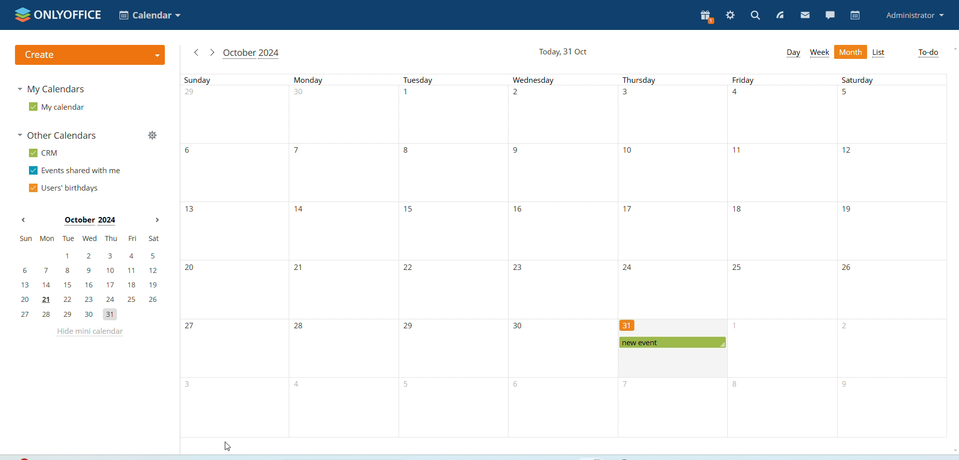 This screenshot has height=460, width=959. What do you see at coordinates (91, 278) in the screenshot?
I see `mini calendar` at bounding box center [91, 278].